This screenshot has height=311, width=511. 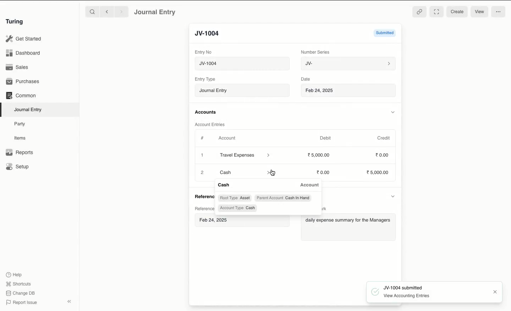 I want to click on emblem, so click(x=375, y=291).